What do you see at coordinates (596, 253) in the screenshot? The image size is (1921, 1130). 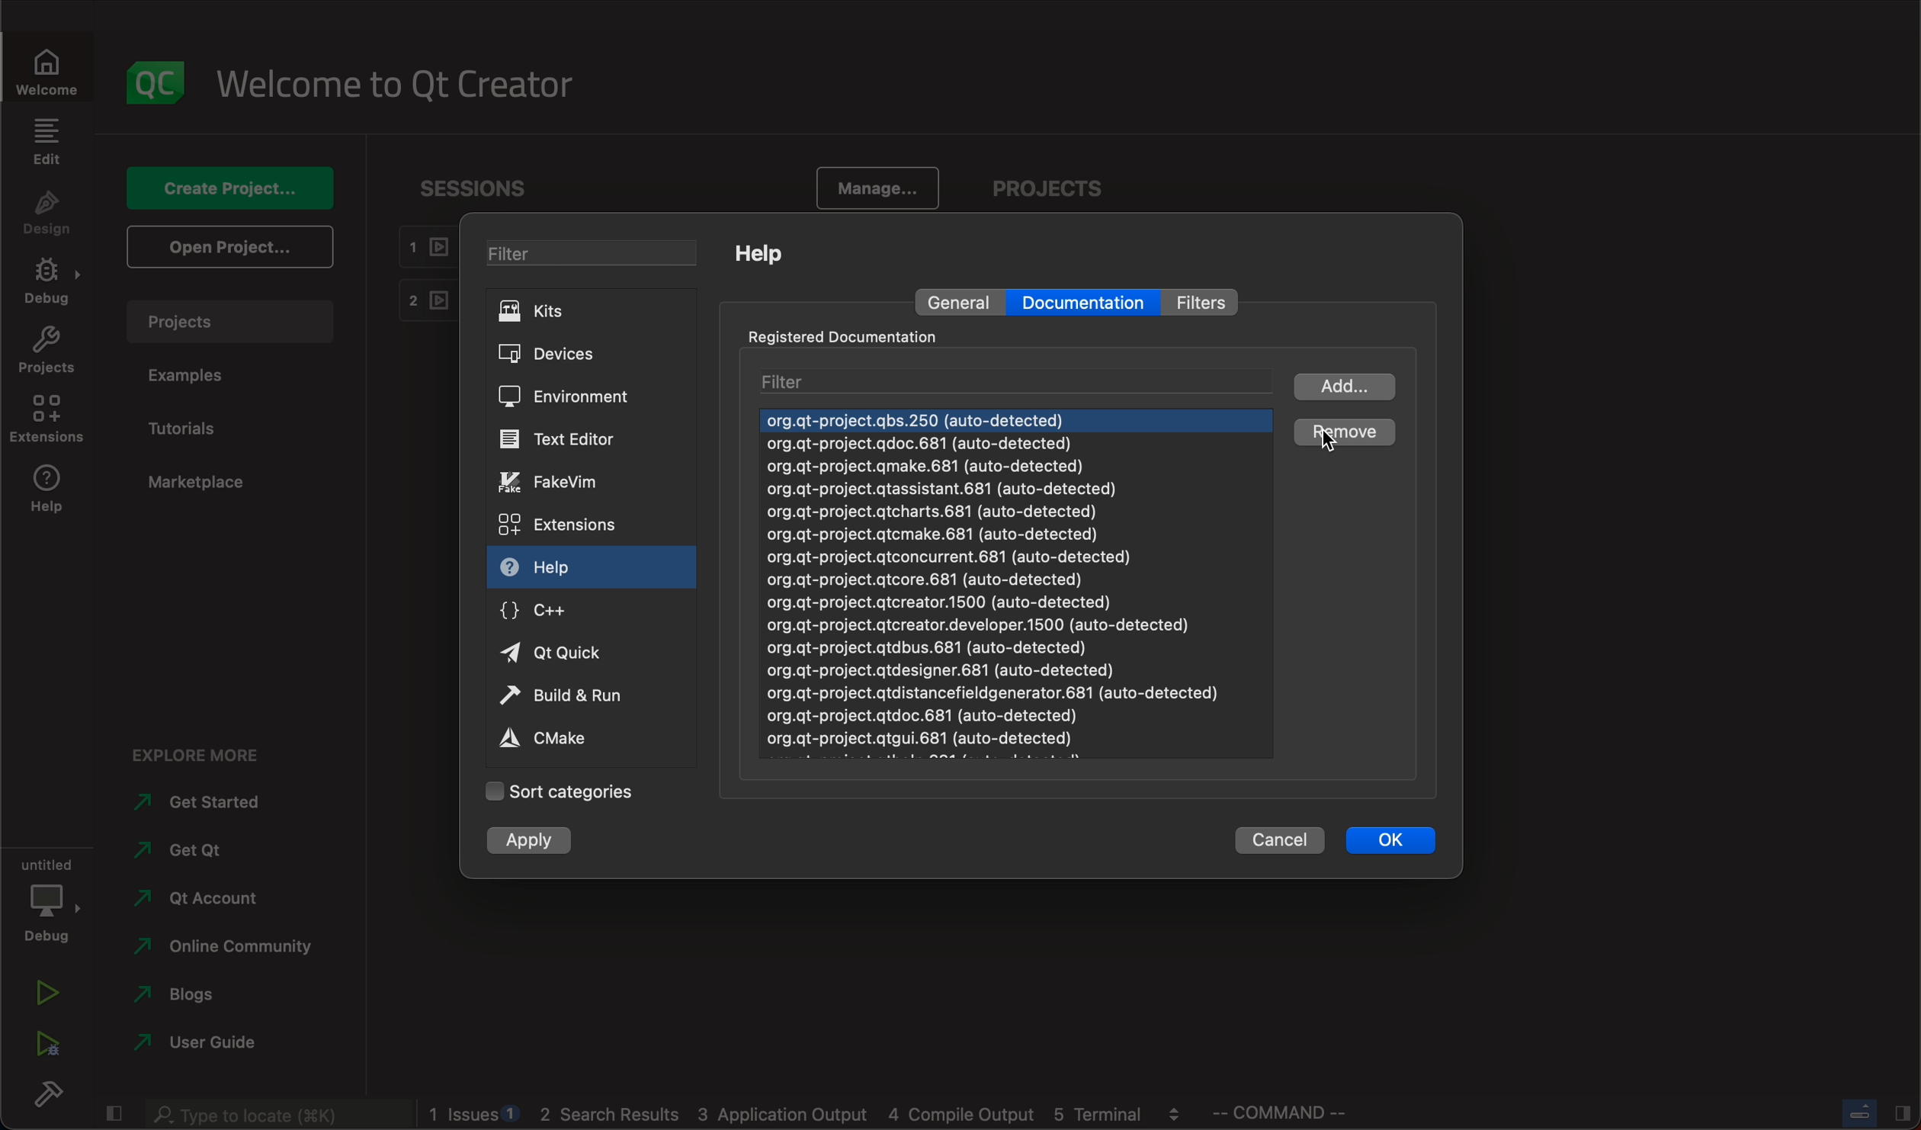 I see `filter` at bounding box center [596, 253].